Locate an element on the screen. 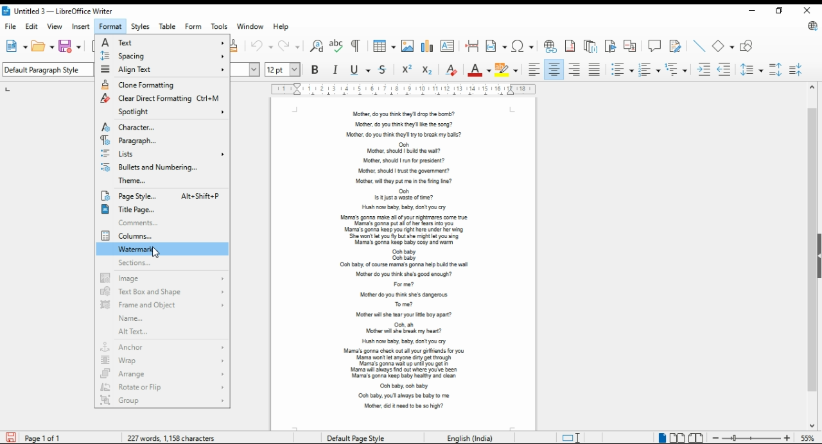 The image size is (822, 444). group is located at coordinates (161, 400).